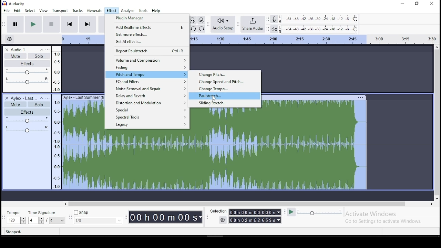  I want to click on scale, so click(82, 40).